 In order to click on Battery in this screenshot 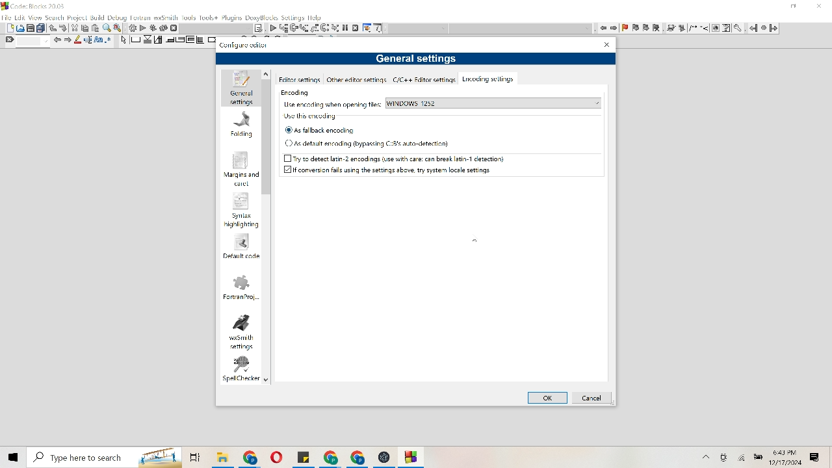, I will do `click(759, 456)`.